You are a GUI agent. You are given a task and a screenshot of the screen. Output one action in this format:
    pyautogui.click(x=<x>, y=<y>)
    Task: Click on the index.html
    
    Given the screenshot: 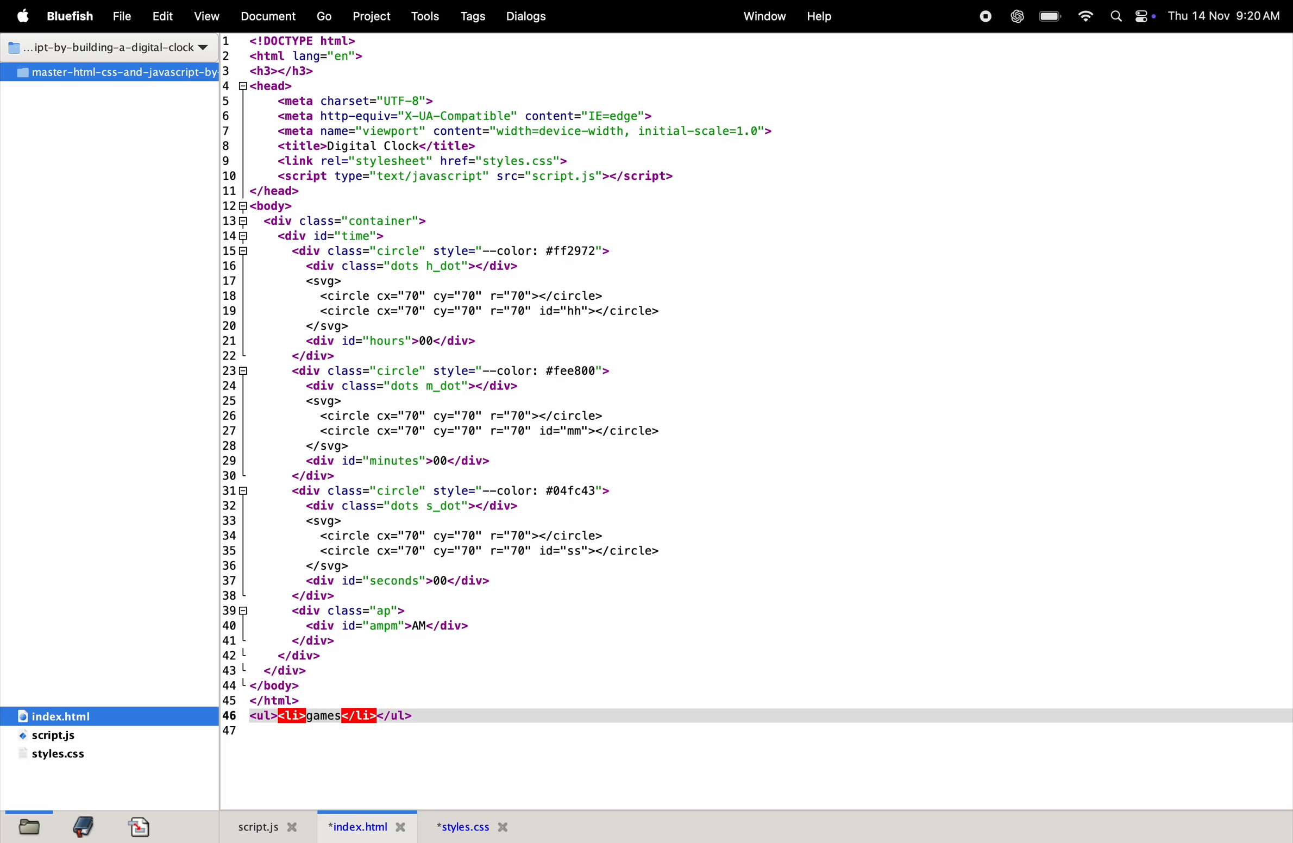 What is the action you would take?
    pyautogui.click(x=369, y=826)
    